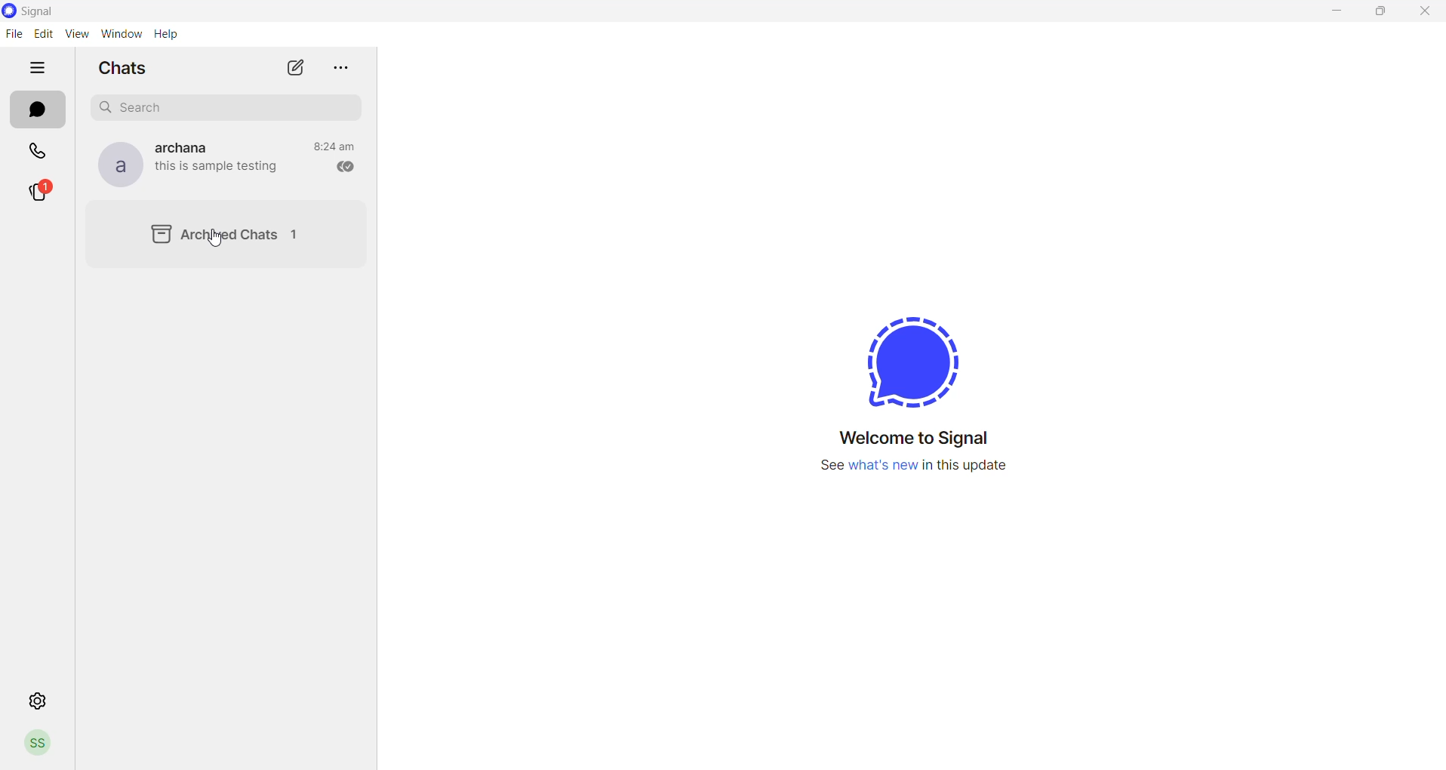 Image resolution: width=1446 pixels, height=770 pixels. I want to click on information regarding new update, so click(912, 468).